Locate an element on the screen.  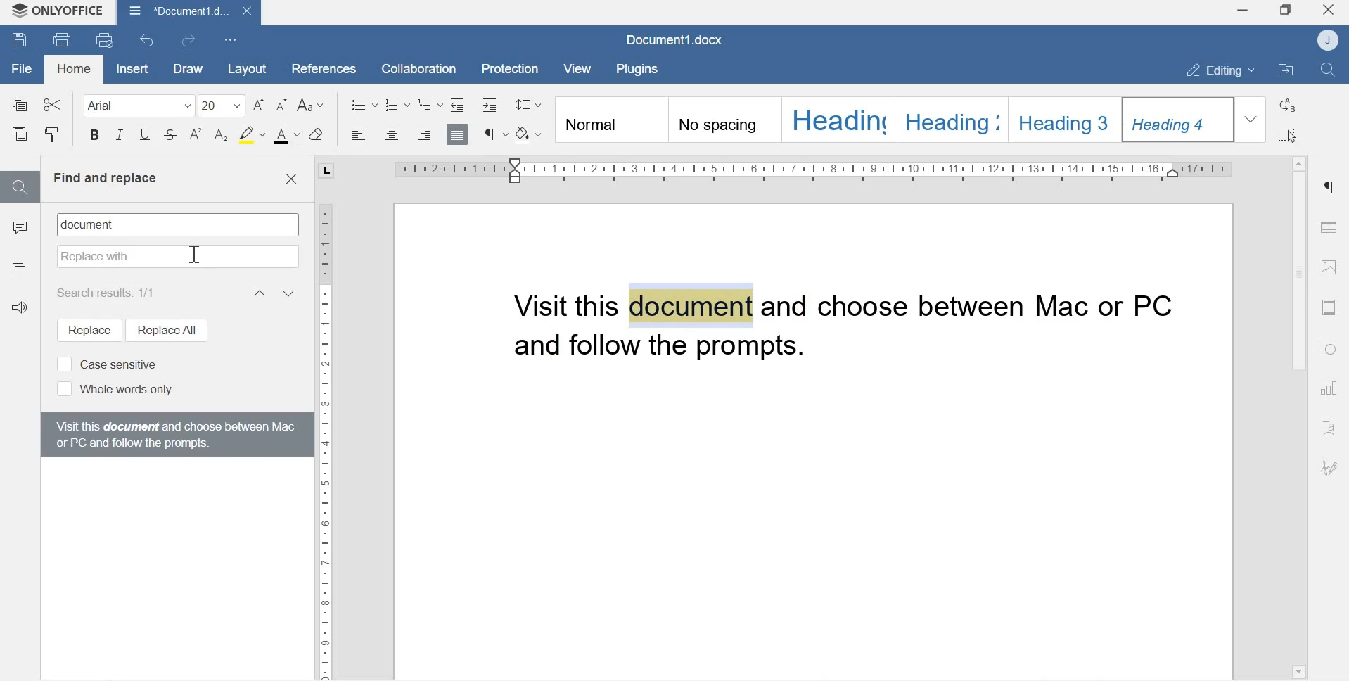
Shapes is located at coordinates (1331, 348).